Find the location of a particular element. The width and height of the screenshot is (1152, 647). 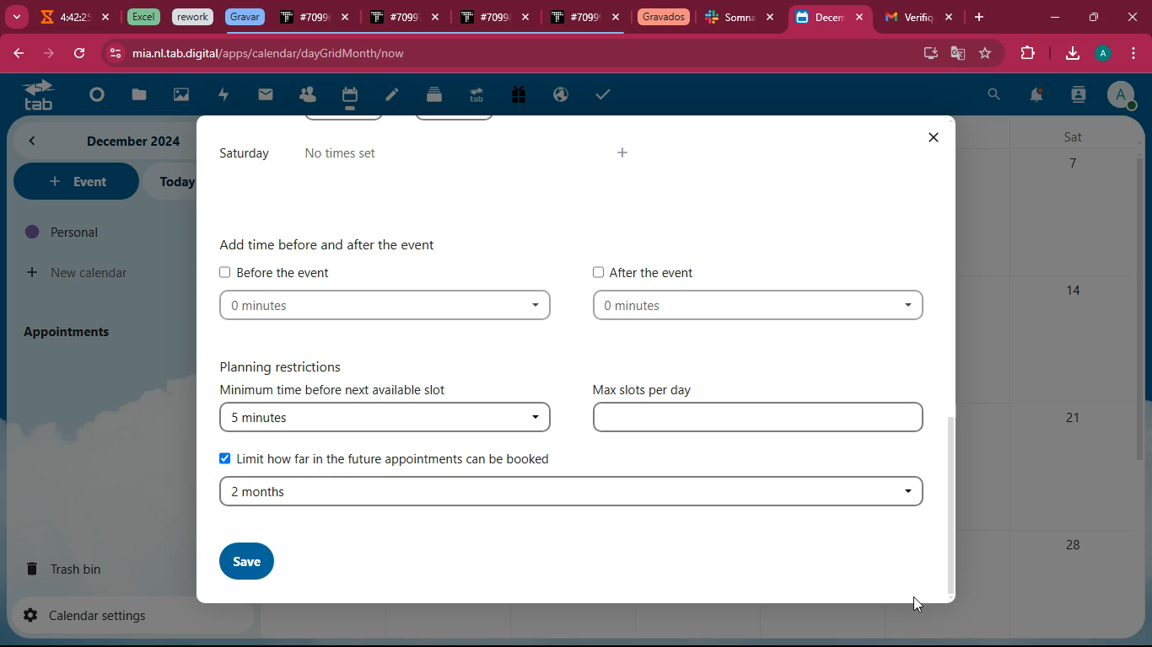

close is located at coordinates (347, 19).